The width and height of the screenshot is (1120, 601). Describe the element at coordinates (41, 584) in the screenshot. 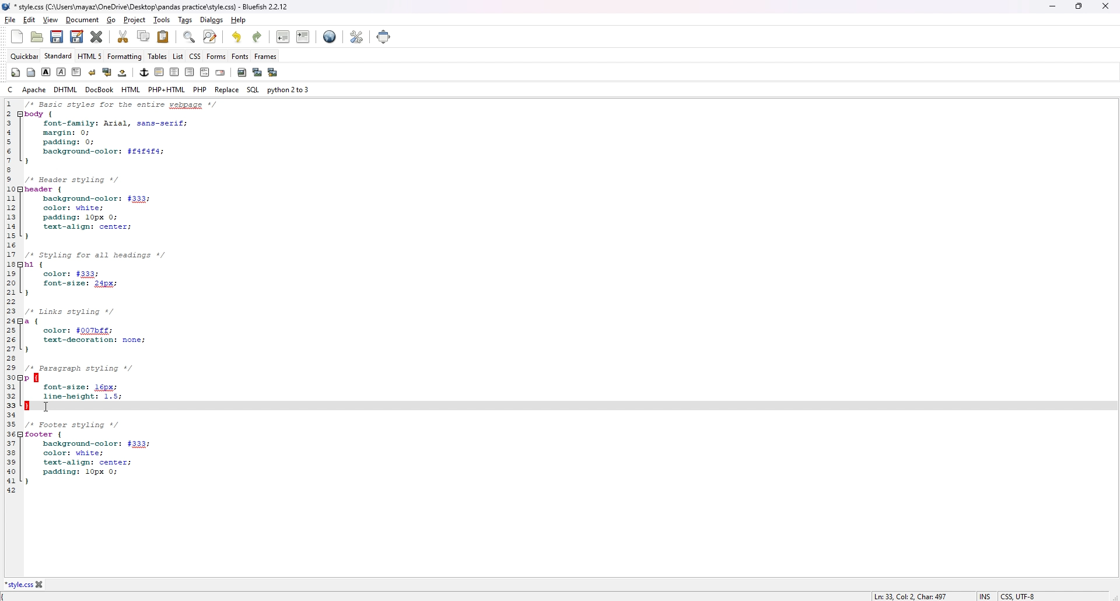

I see `close file` at that location.